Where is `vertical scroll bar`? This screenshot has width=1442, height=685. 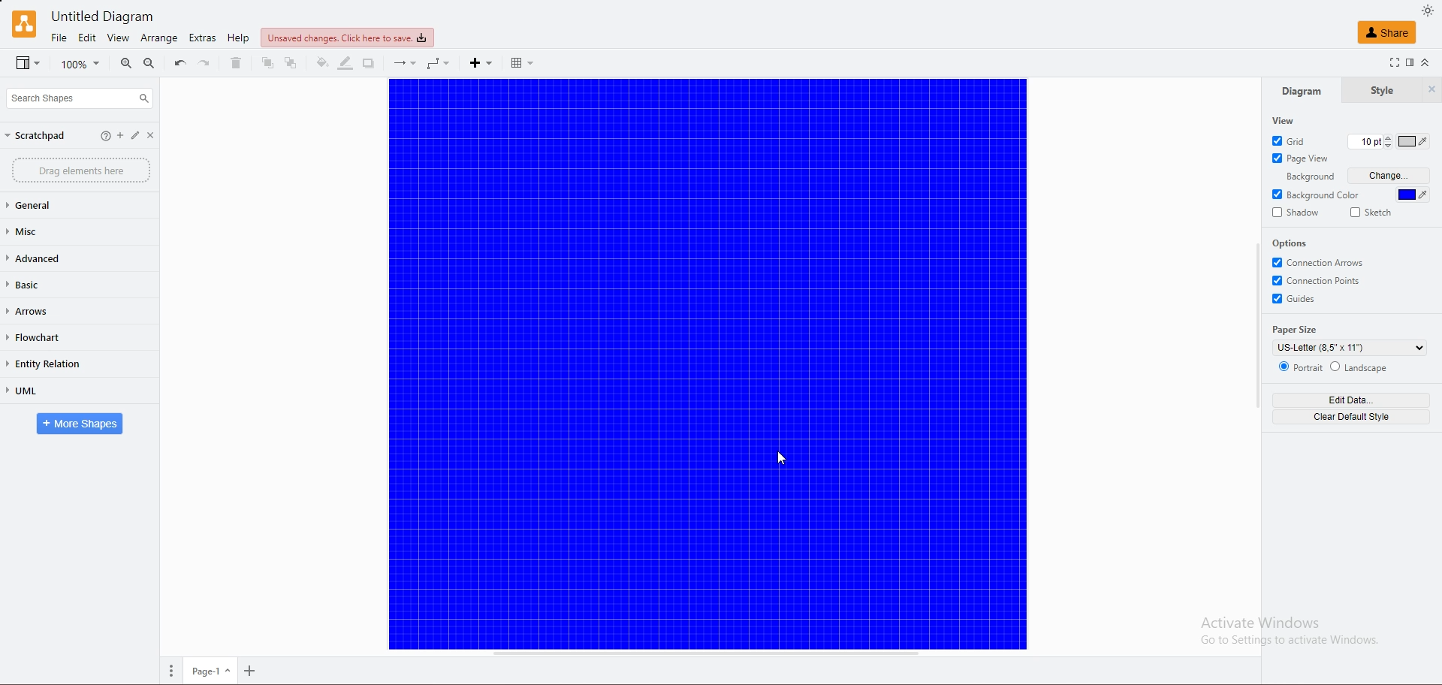 vertical scroll bar is located at coordinates (1258, 325).